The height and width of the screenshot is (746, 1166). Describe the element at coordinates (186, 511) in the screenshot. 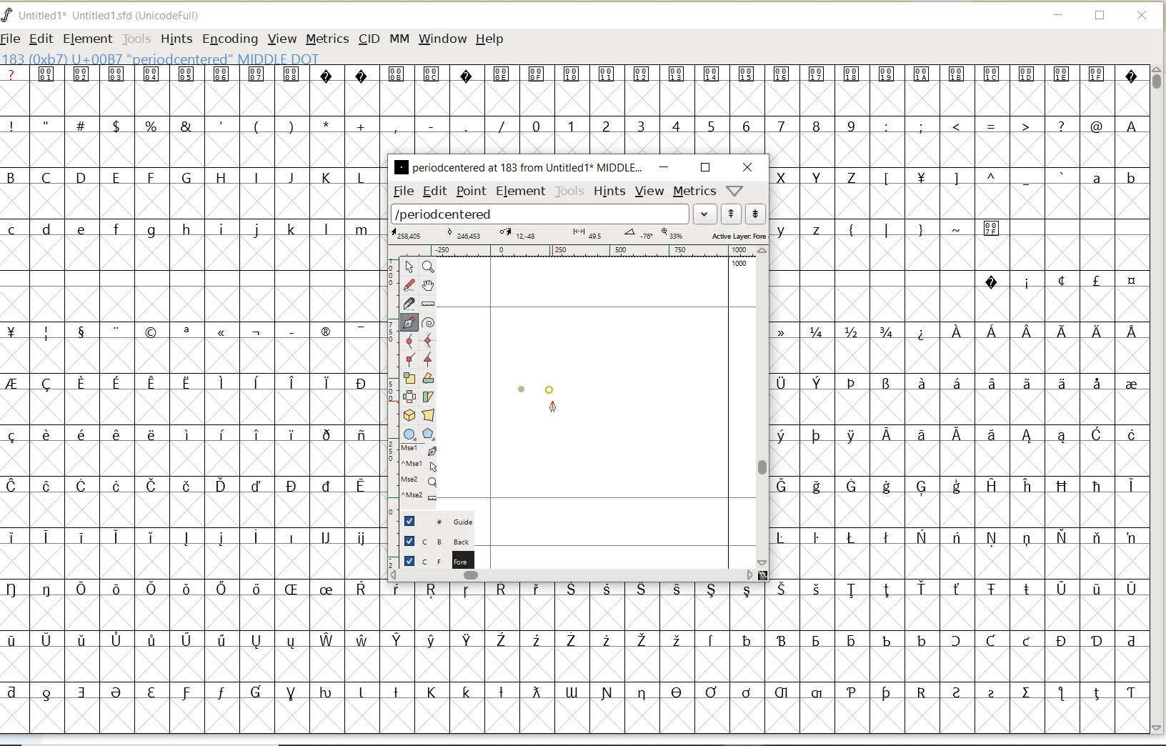

I see `special characters` at that location.